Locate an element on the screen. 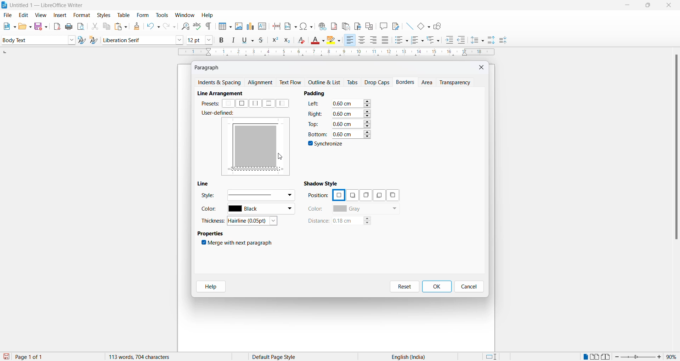  maximize is located at coordinates (648, 6).